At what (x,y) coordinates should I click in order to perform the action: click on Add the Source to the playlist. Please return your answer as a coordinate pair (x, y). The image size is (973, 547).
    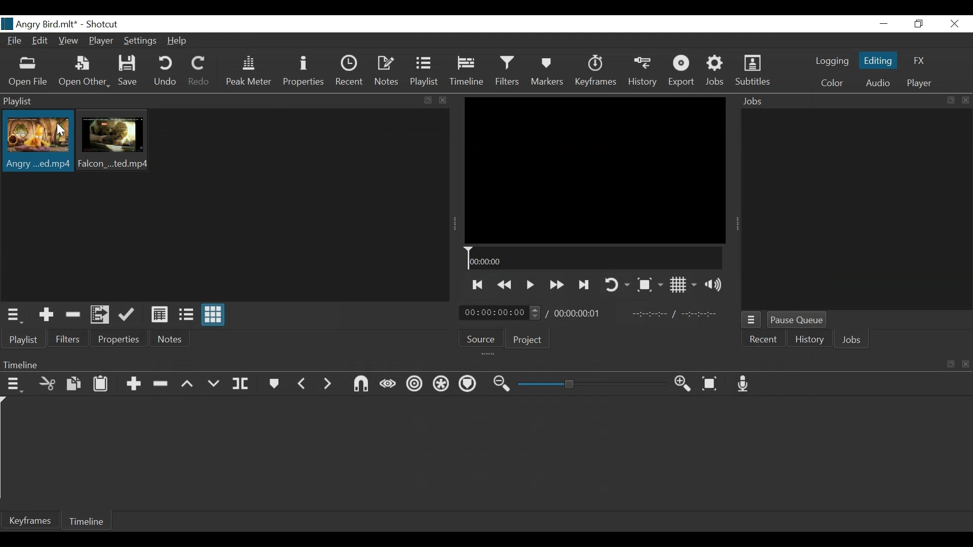
    Looking at the image, I should click on (45, 315).